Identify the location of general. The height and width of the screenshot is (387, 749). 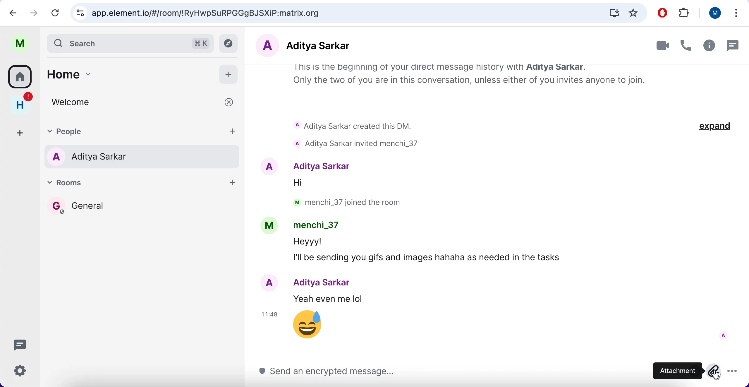
(90, 208).